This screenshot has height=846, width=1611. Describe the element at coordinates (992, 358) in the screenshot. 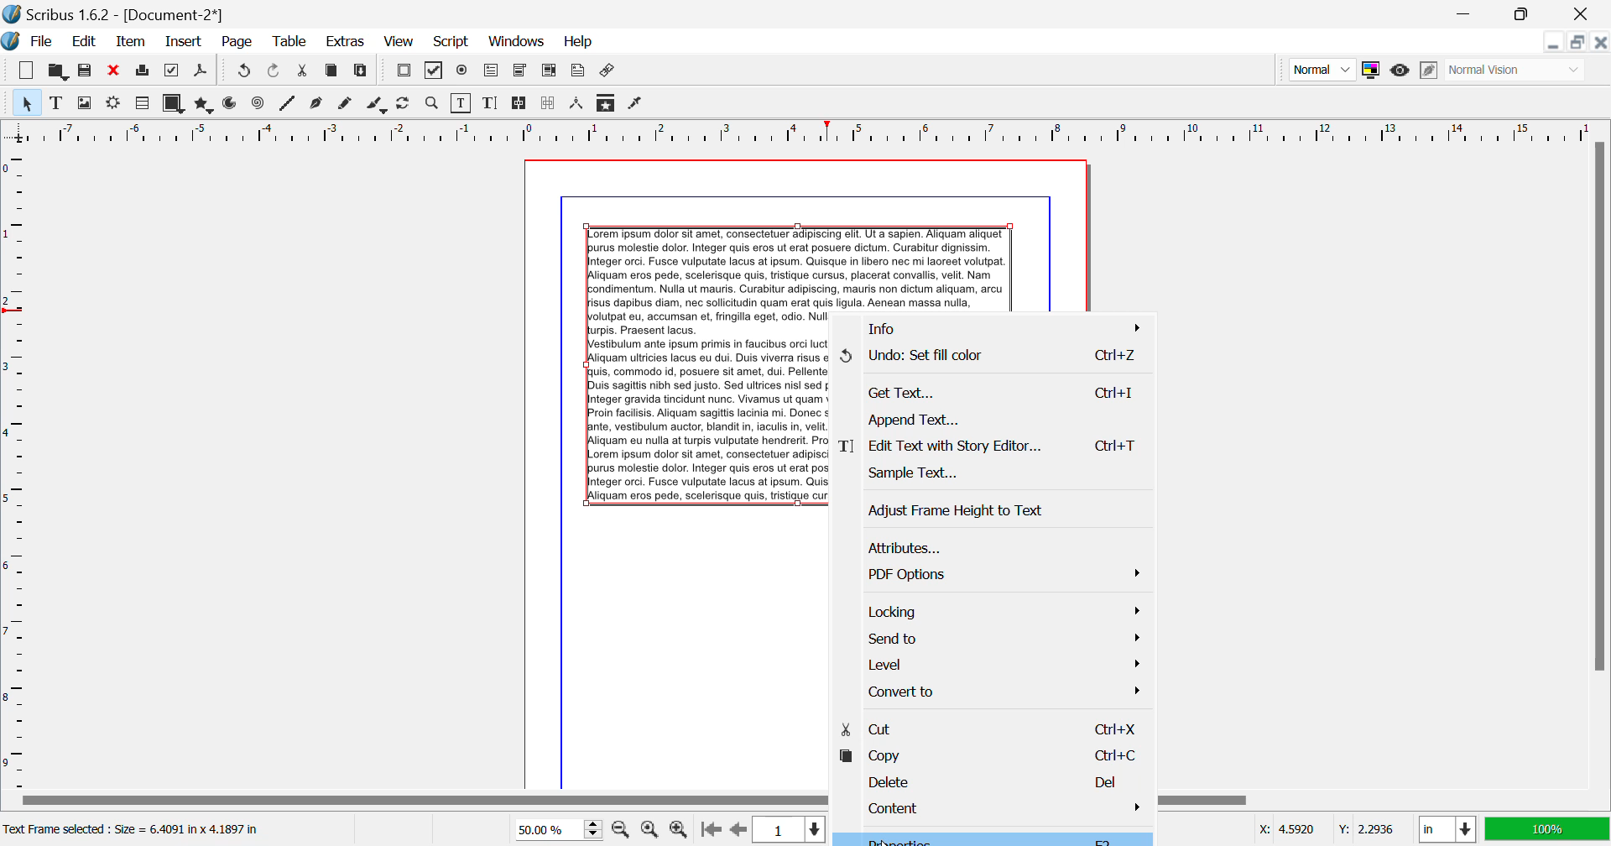

I see `Undo` at that location.